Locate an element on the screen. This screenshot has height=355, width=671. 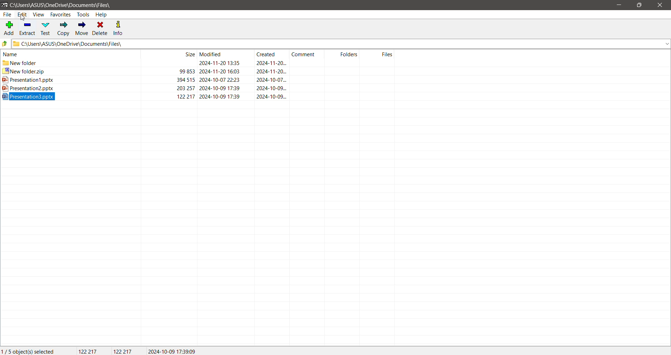
new folder is located at coordinates (198, 63).